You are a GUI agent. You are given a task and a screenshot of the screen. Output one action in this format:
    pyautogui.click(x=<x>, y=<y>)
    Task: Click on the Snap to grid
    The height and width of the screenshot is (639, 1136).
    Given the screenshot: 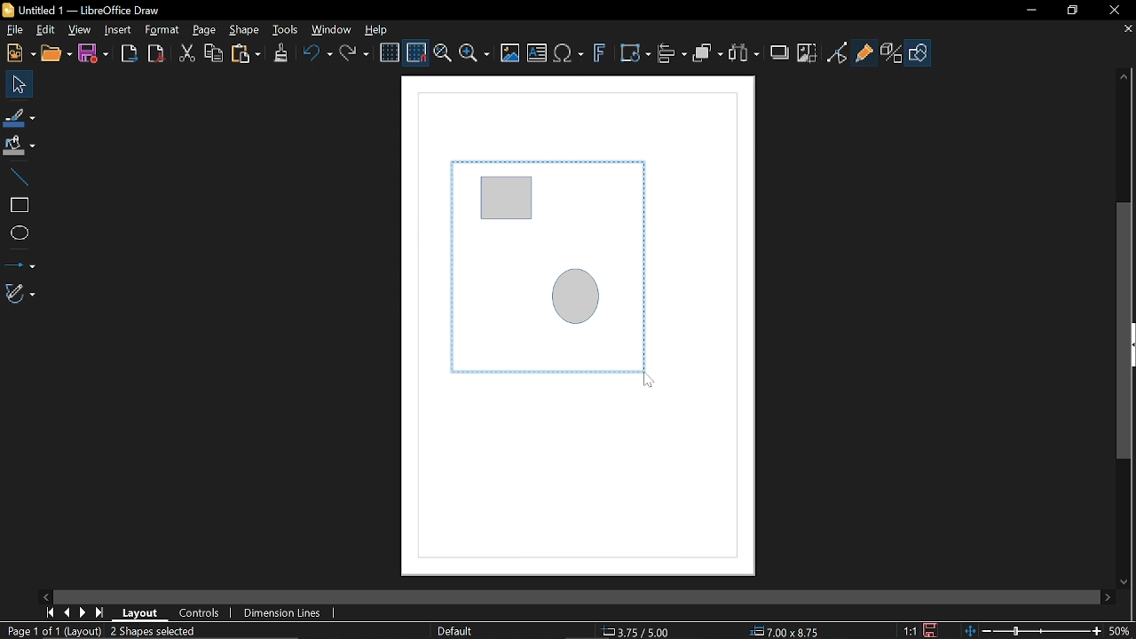 What is the action you would take?
    pyautogui.click(x=417, y=52)
    